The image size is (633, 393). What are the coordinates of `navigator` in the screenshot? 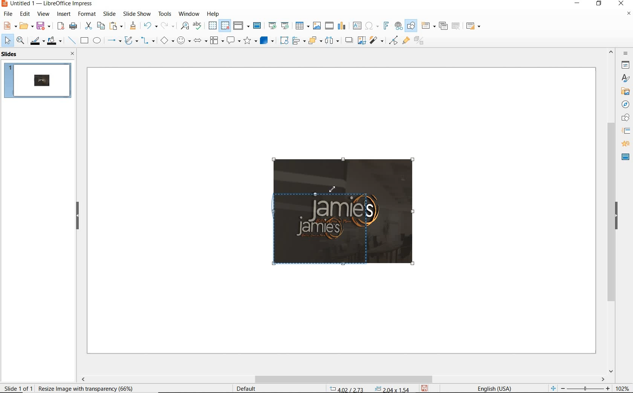 It's located at (625, 104).